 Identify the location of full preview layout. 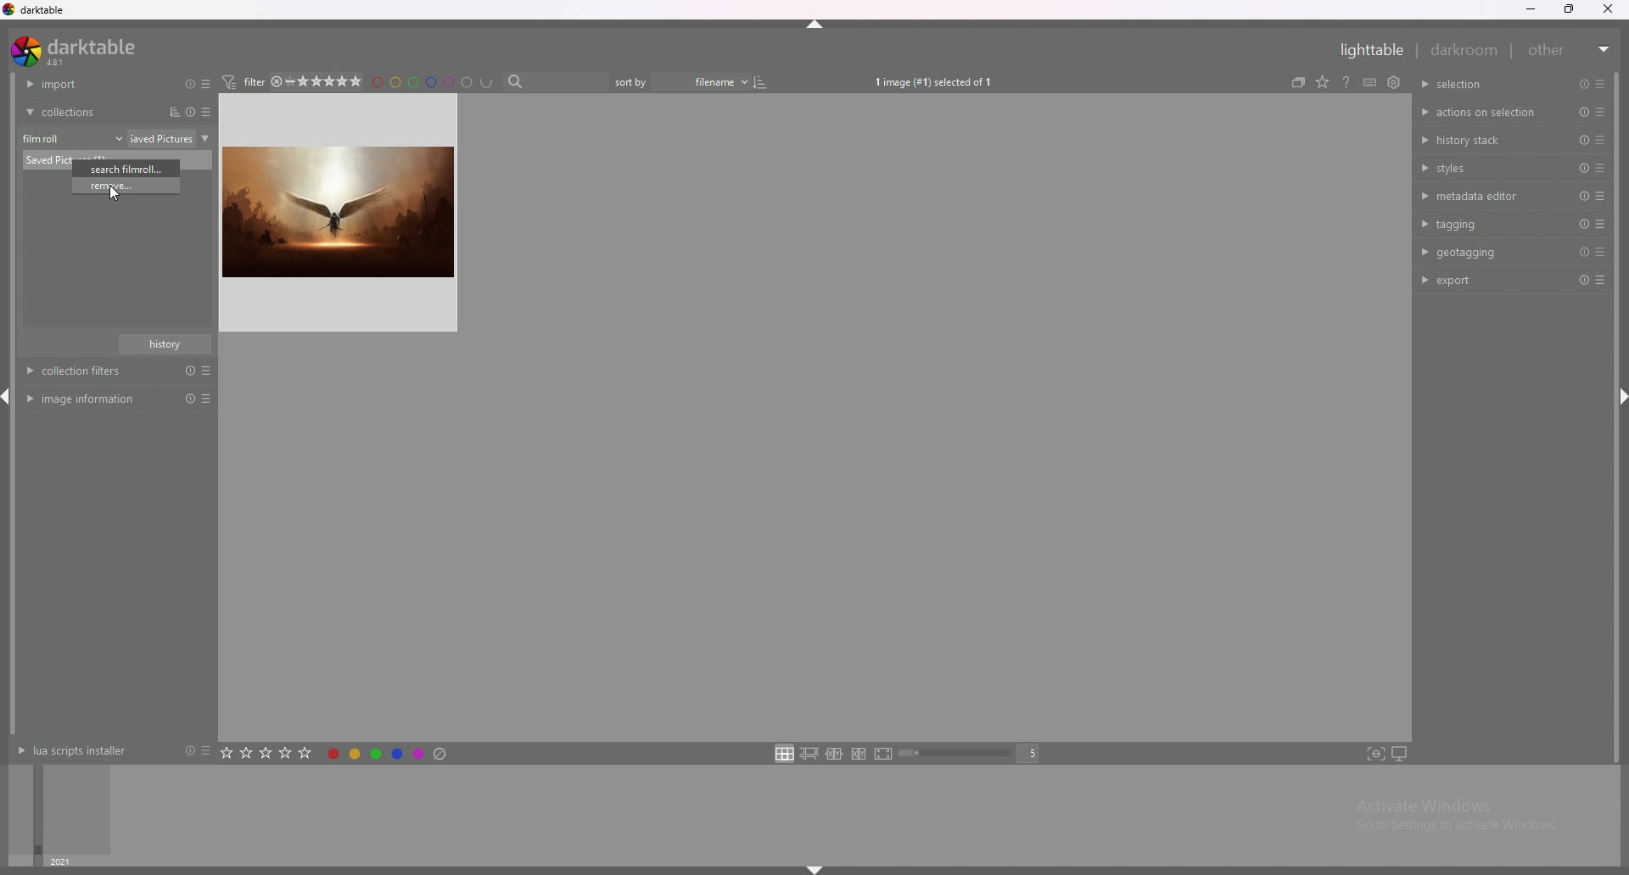
(884, 755).